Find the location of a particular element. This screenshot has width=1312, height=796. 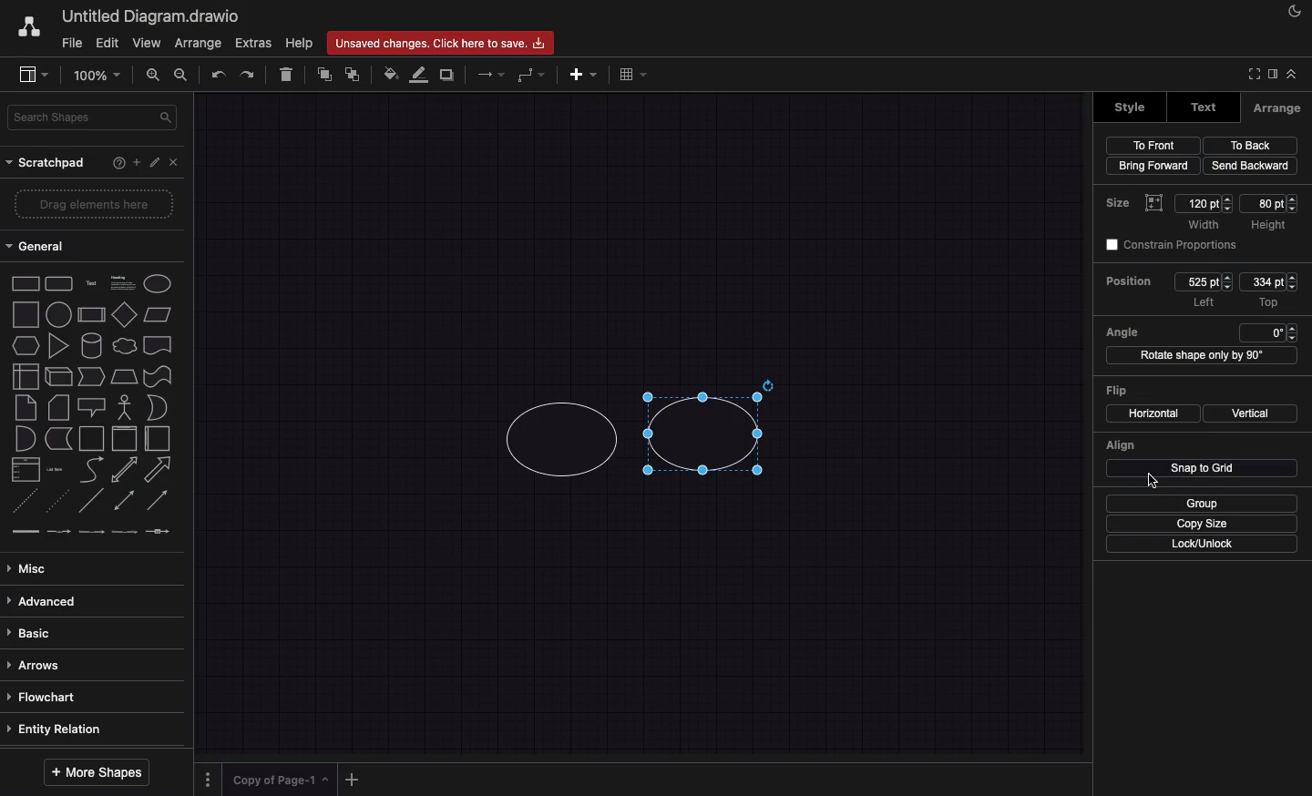

line is located at coordinates (92, 501).